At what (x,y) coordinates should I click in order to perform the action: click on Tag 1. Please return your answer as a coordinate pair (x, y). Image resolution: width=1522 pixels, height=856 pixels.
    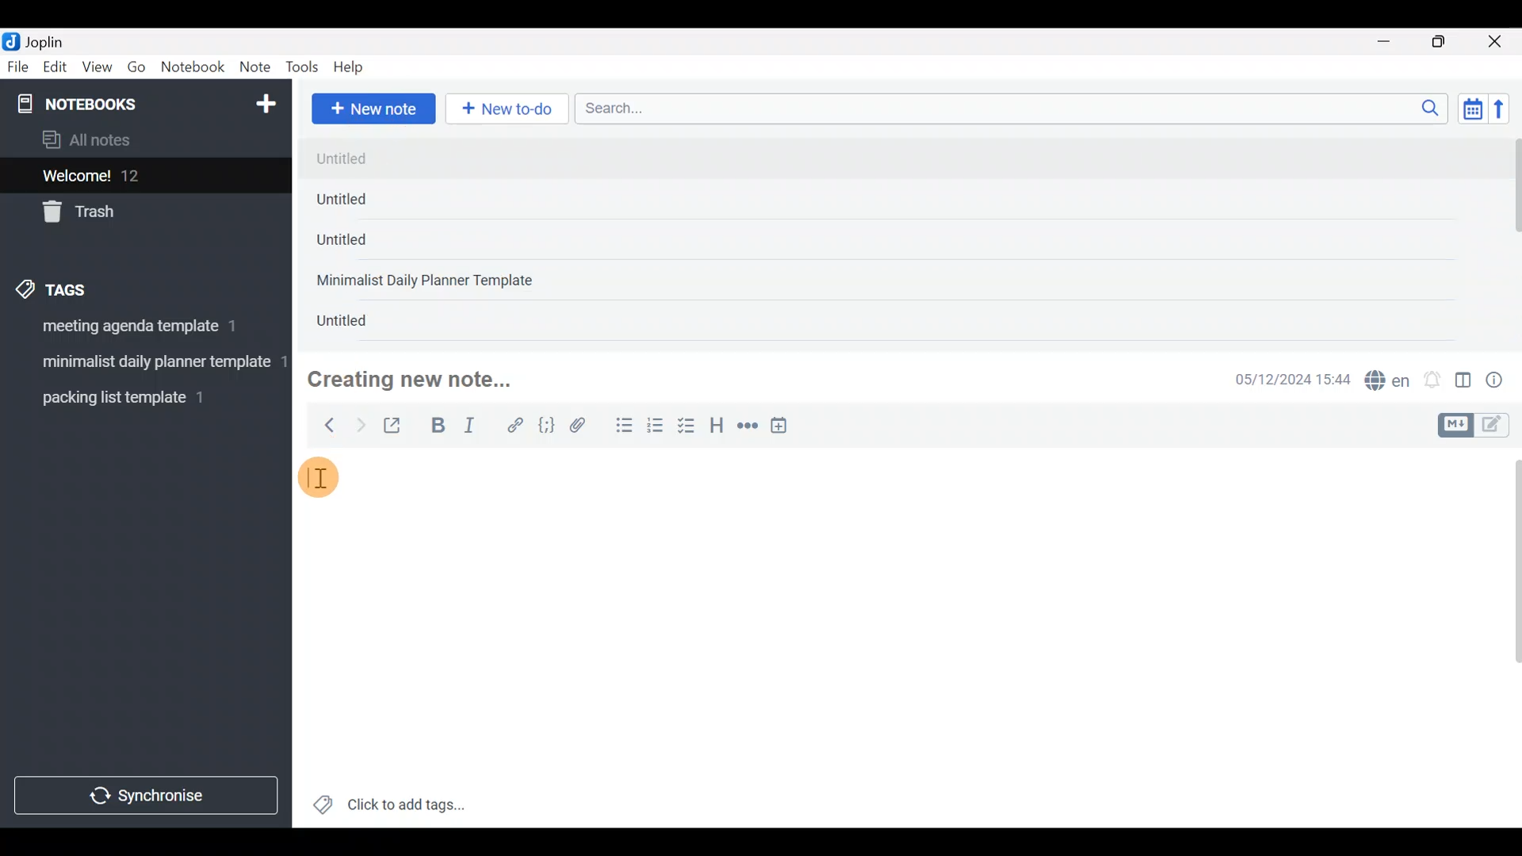
    Looking at the image, I should click on (141, 331).